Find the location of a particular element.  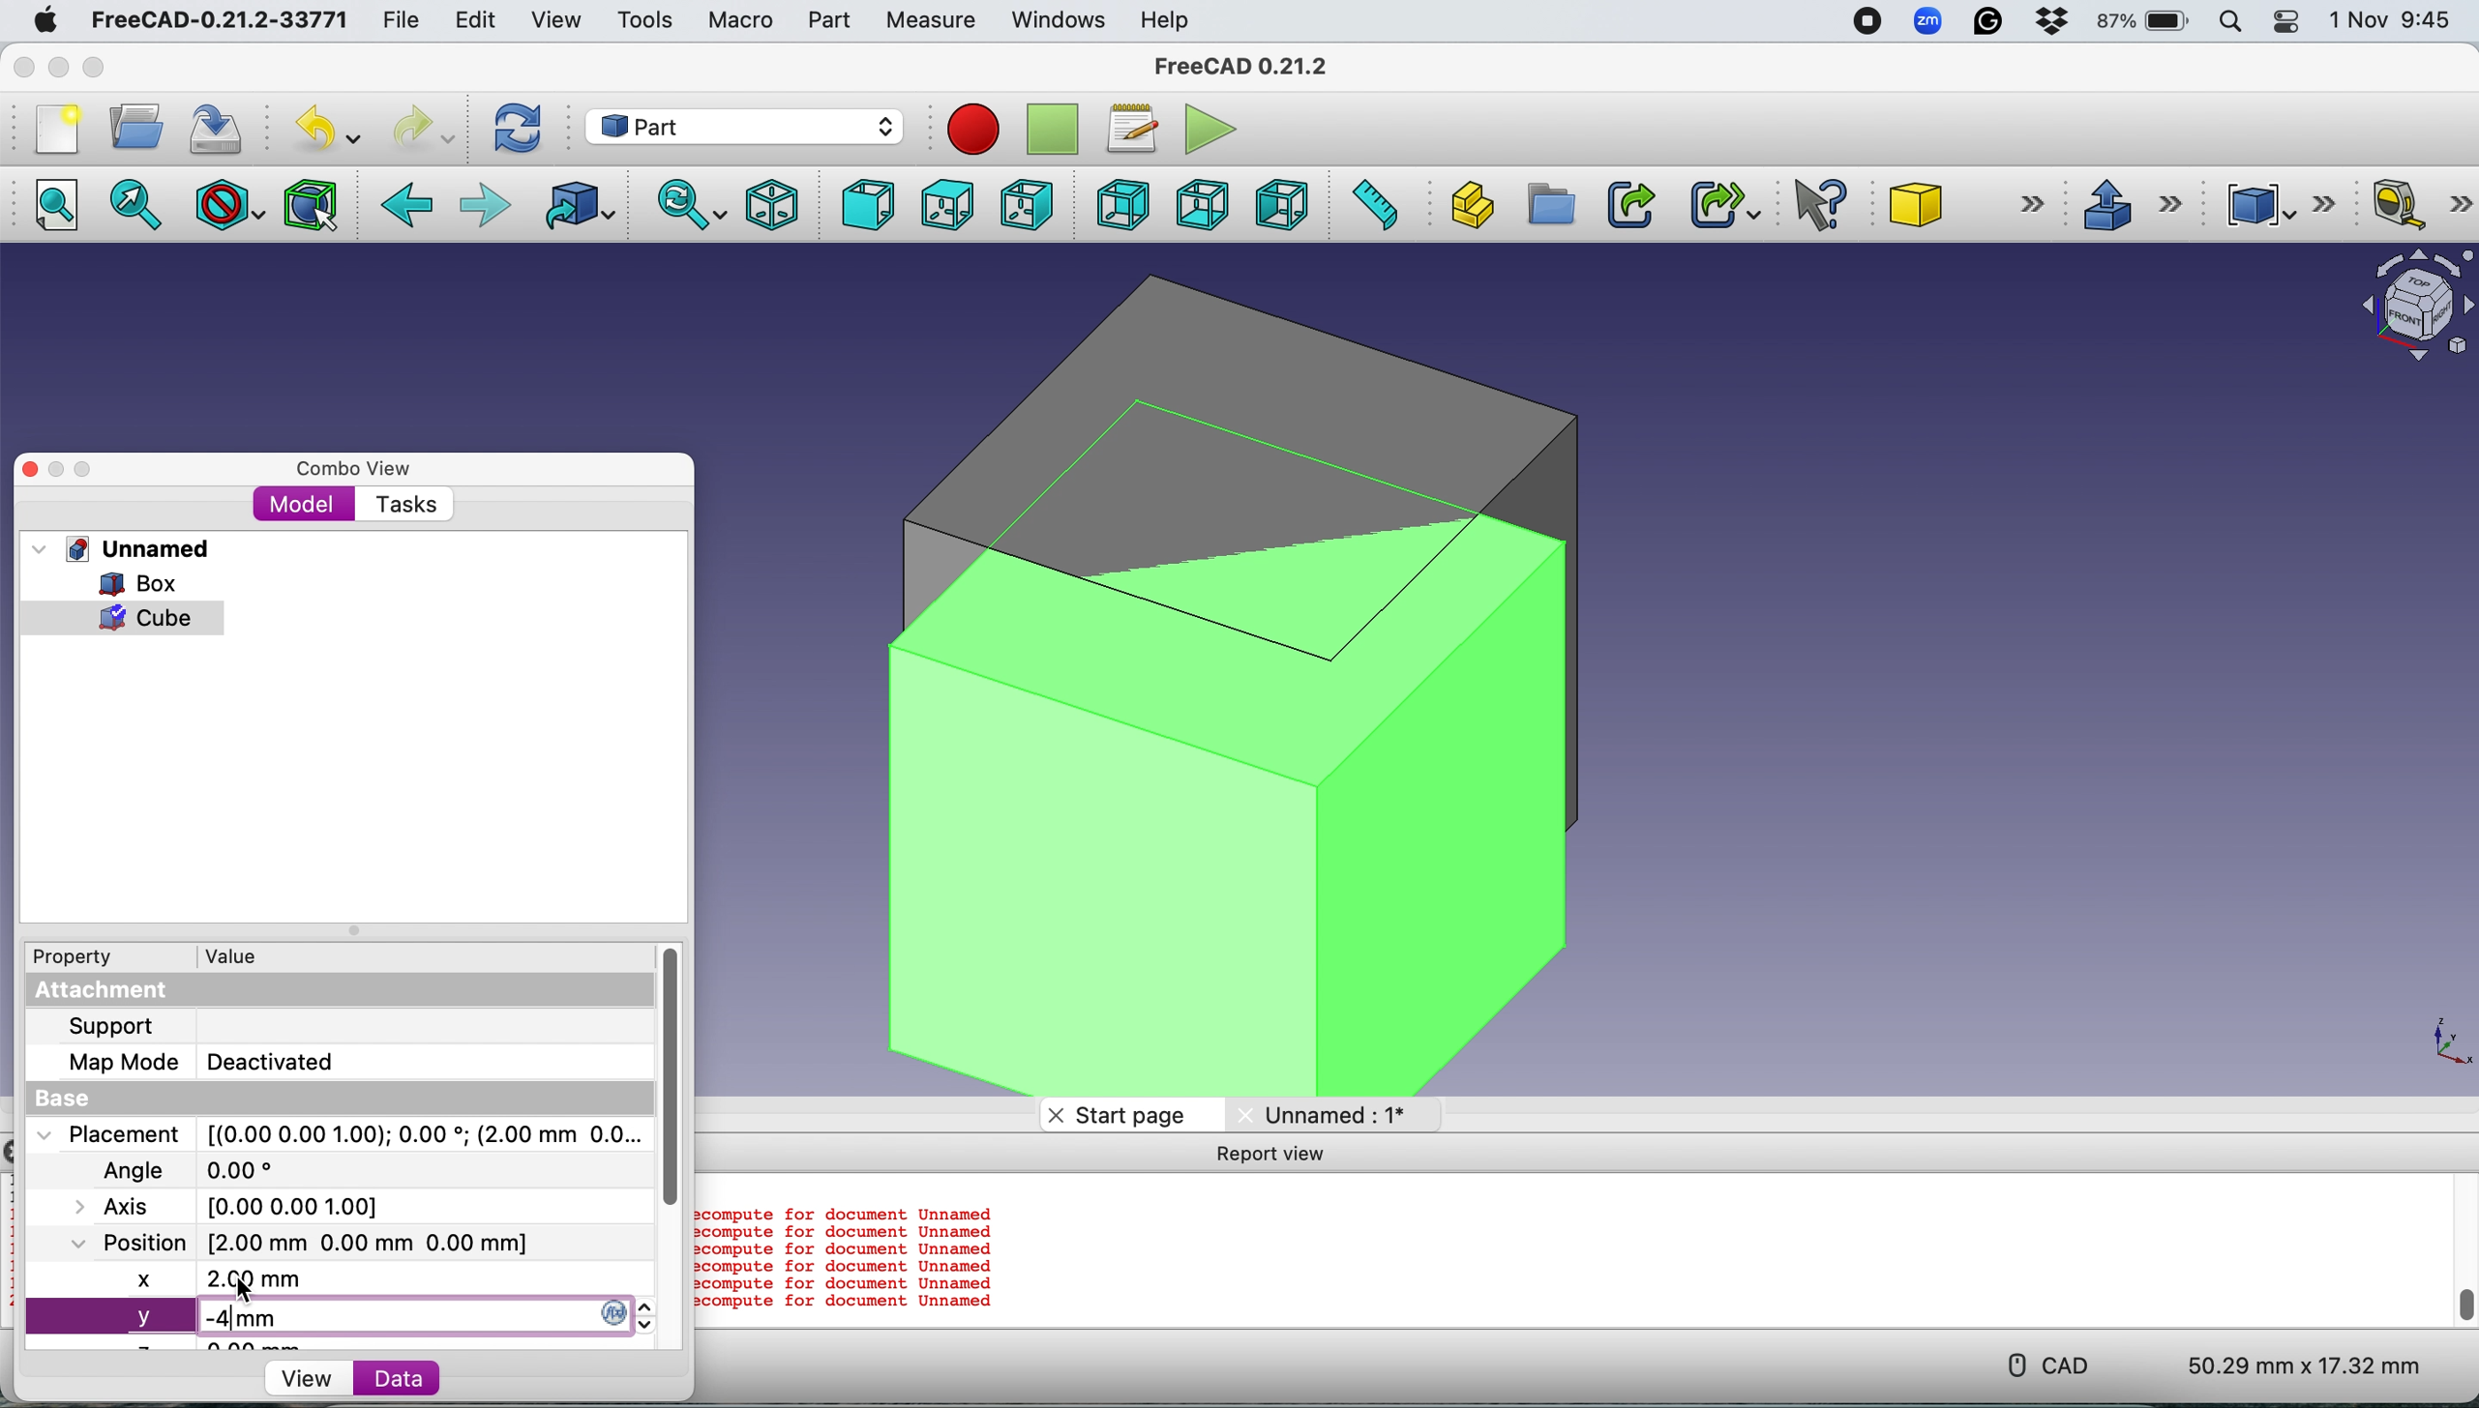

Macros is located at coordinates (1138, 130).